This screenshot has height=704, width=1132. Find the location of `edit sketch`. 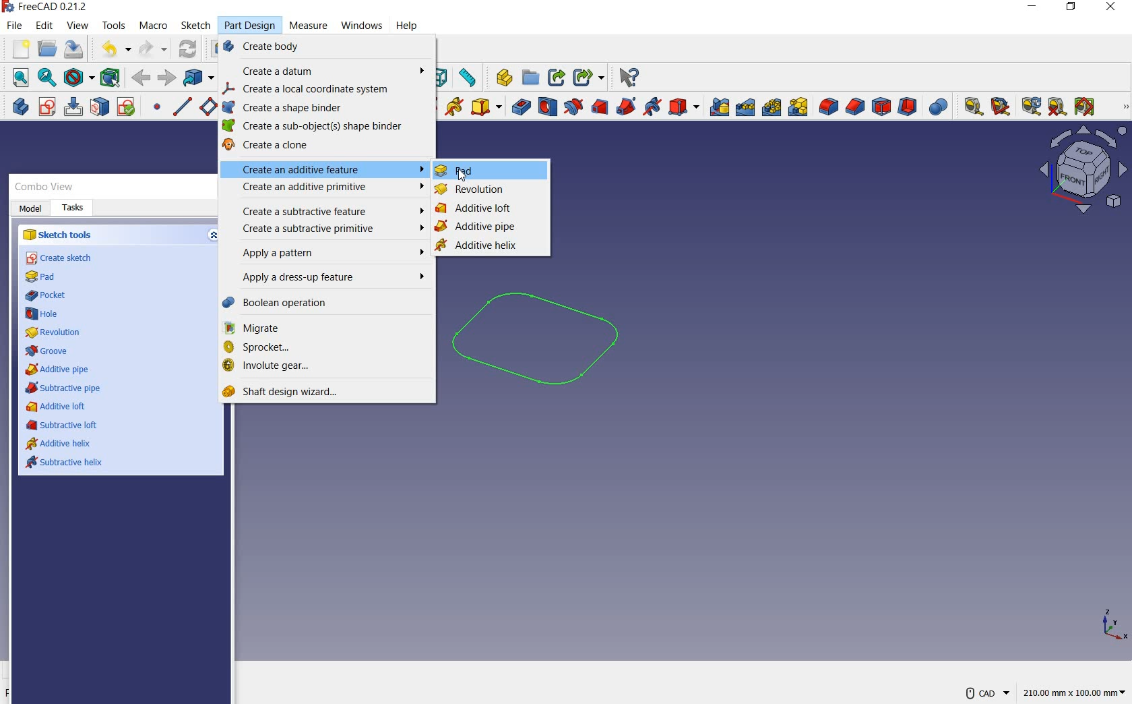

edit sketch is located at coordinates (75, 108).